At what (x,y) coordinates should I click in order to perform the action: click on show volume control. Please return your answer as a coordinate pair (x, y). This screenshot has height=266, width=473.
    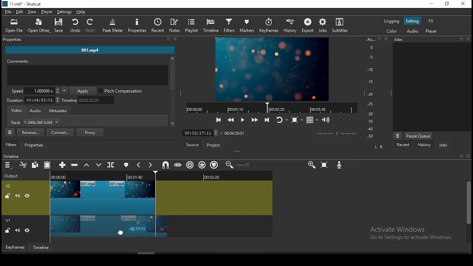
    Looking at the image, I should click on (326, 121).